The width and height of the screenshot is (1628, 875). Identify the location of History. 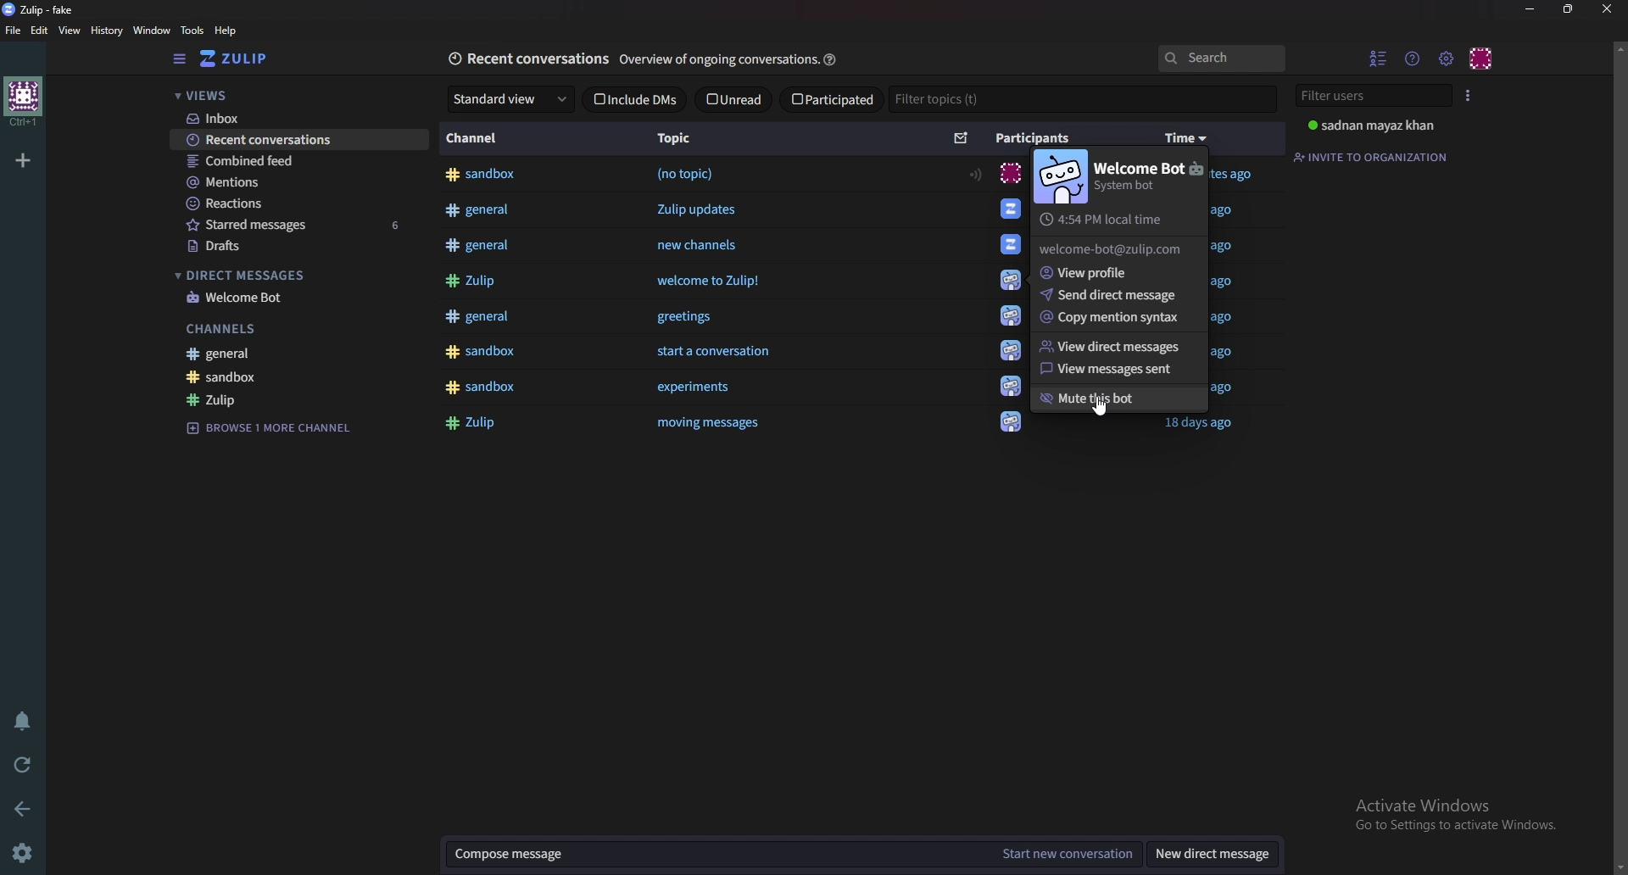
(109, 30).